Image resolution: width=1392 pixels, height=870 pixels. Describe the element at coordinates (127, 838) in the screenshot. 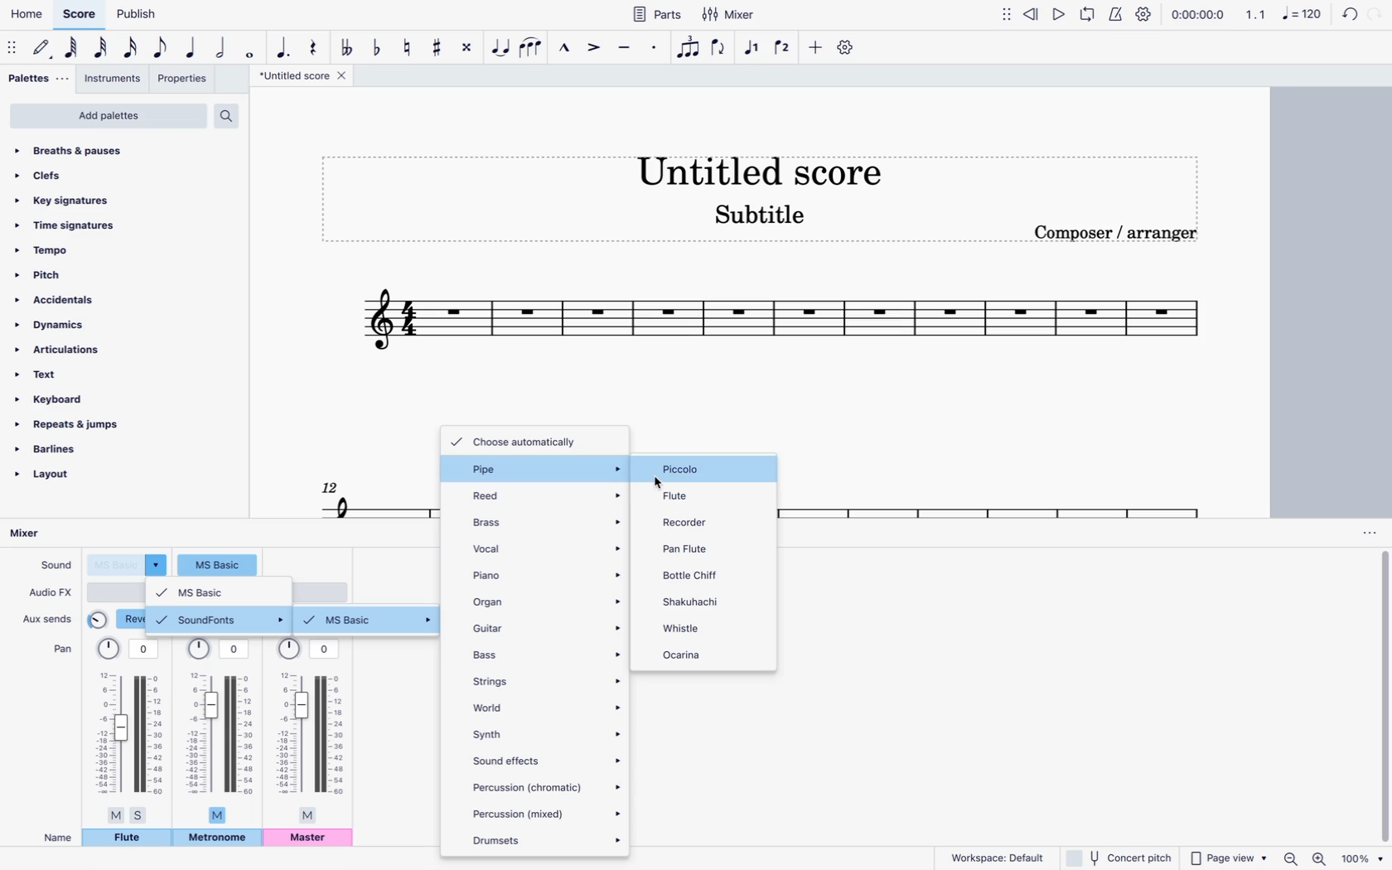

I see `flute` at that location.